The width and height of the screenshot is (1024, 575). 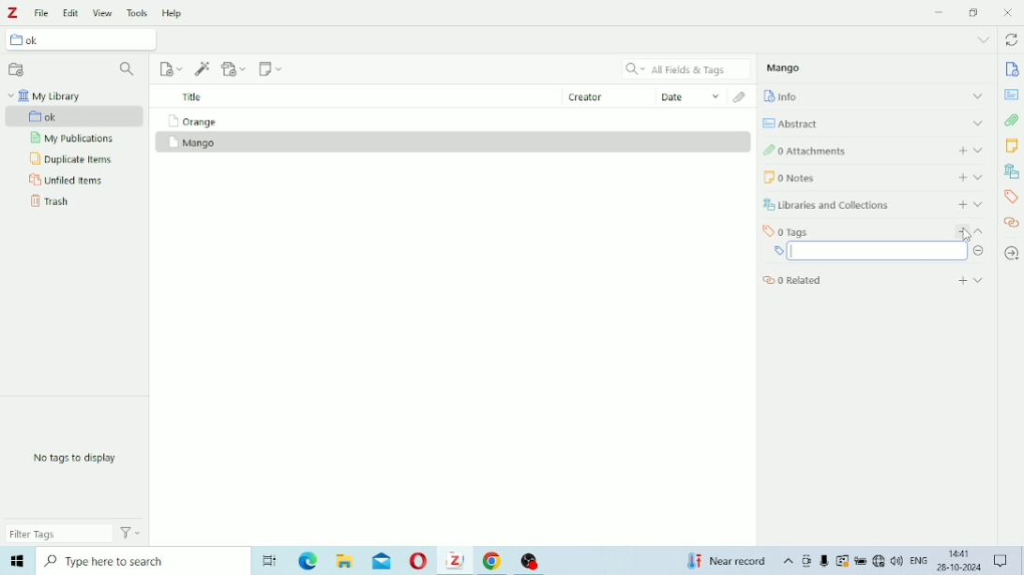 I want to click on Mango, so click(x=786, y=67).